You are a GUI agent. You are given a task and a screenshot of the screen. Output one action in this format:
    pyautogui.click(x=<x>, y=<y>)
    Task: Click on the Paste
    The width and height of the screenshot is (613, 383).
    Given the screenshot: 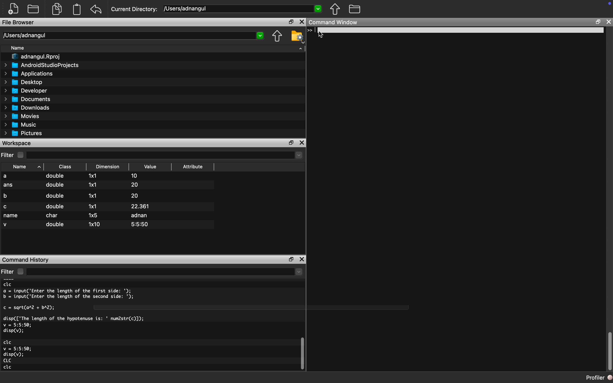 What is the action you would take?
    pyautogui.click(x=78, y=9)
    